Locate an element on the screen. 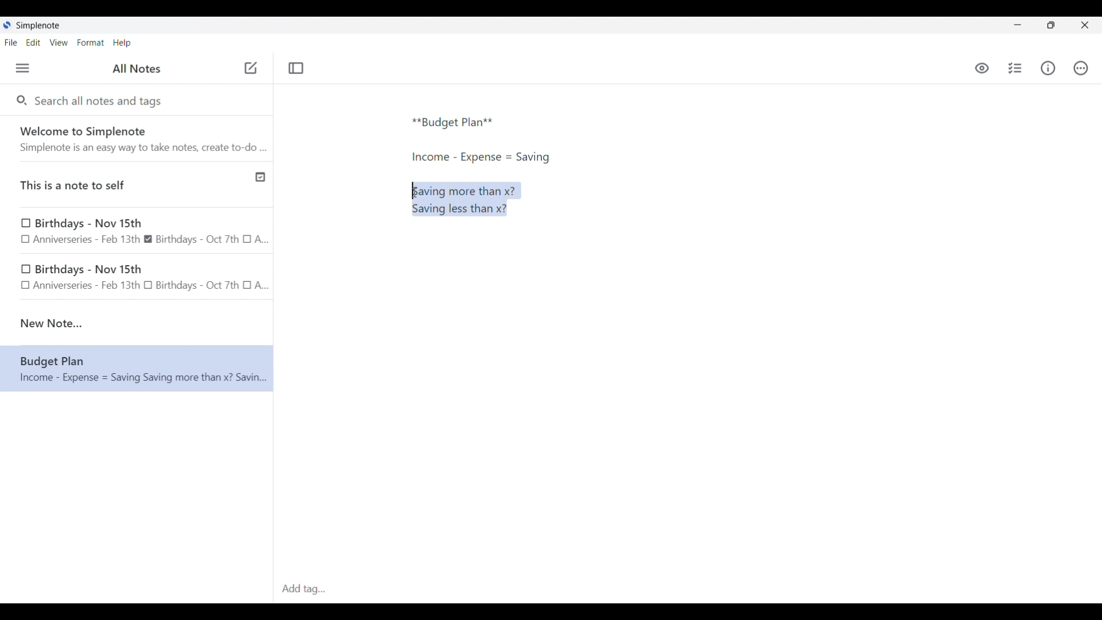 This screenshot has height=620, width=1102. Insert checklist is located at coordinates (1016, 68).